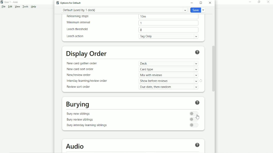  Describe the element at coordinates (168, 75) in the screenshot. I see `Mix with reviews` at that location.